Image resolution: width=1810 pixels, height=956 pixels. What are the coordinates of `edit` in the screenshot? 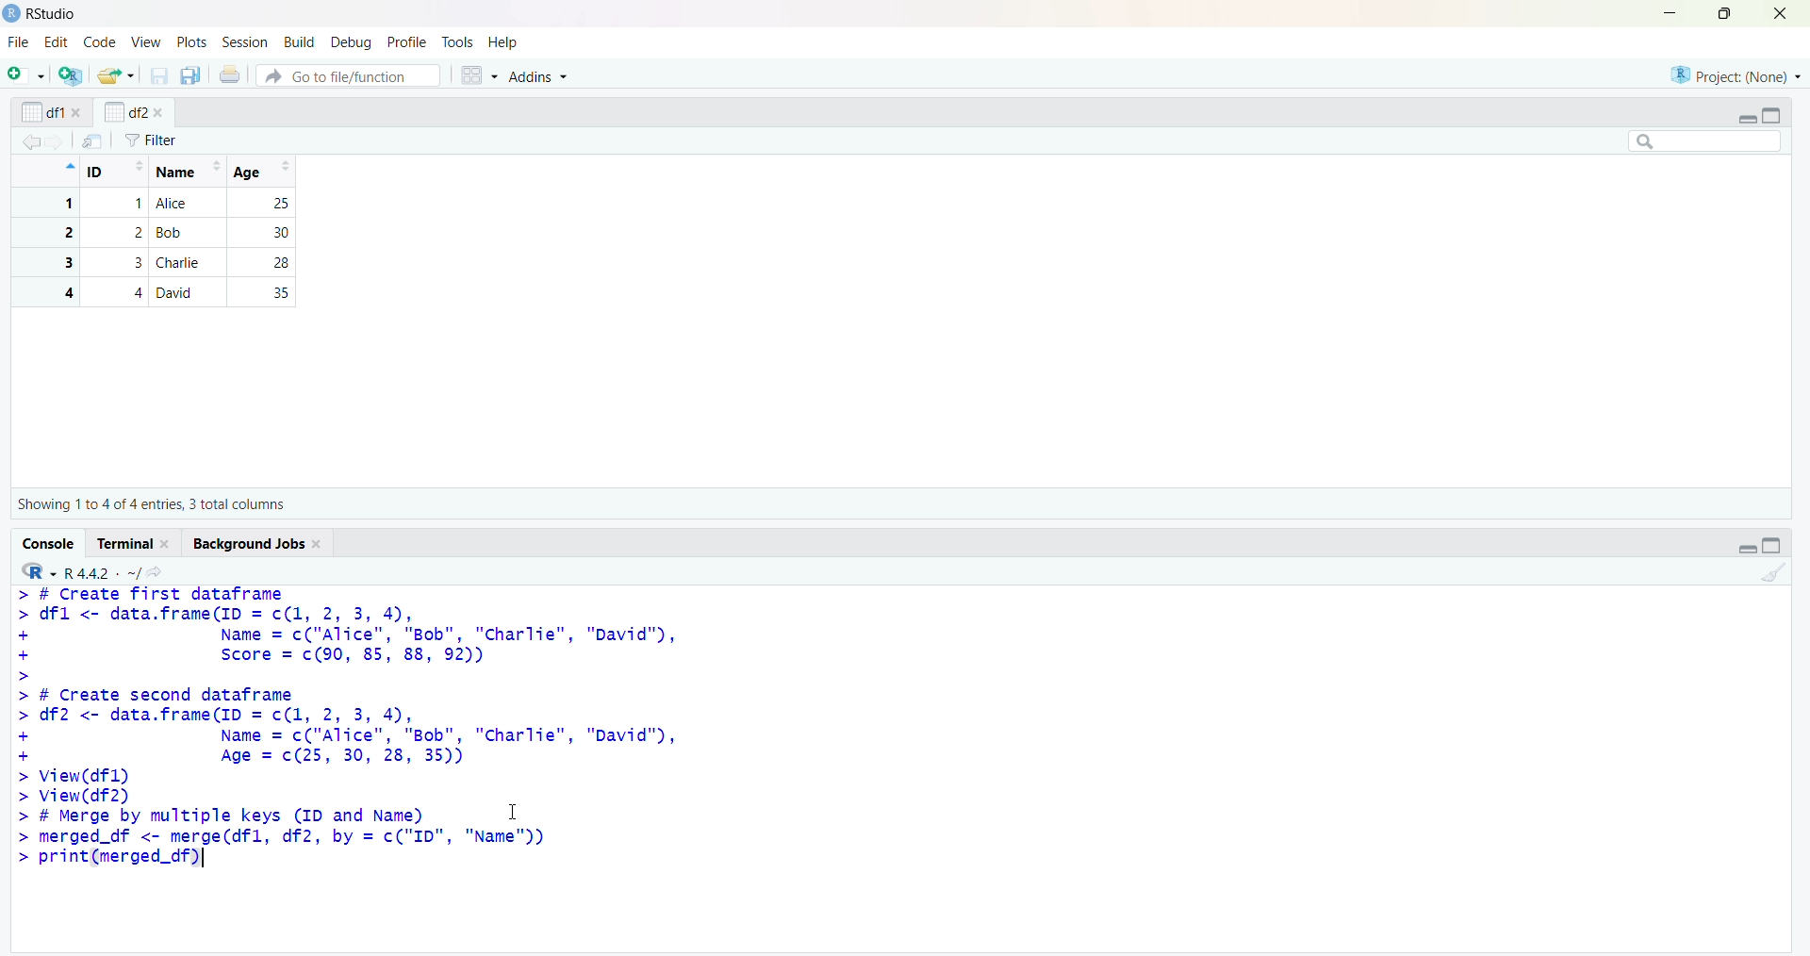 It's located at (57, 42).